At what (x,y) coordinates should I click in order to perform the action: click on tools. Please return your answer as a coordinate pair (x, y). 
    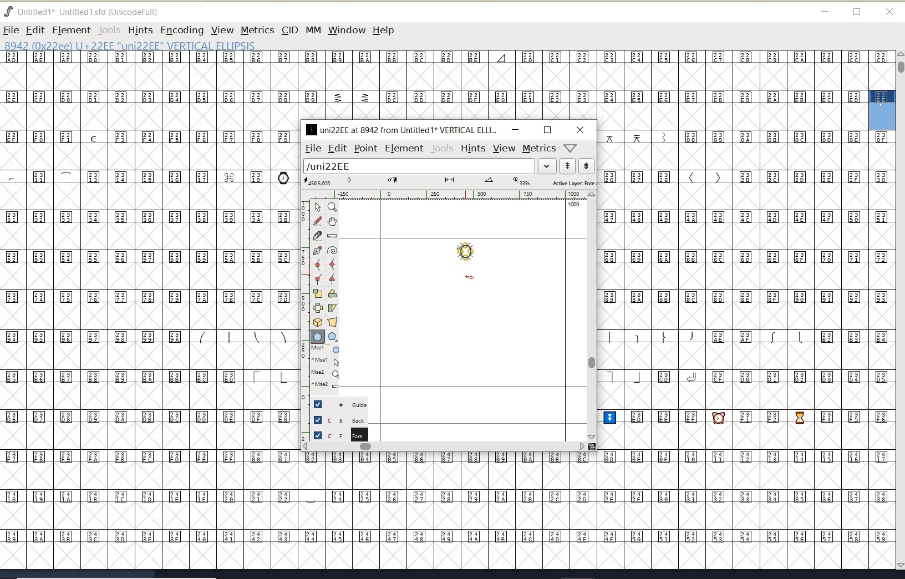
    Looking at the image, I should click on (443, 149).